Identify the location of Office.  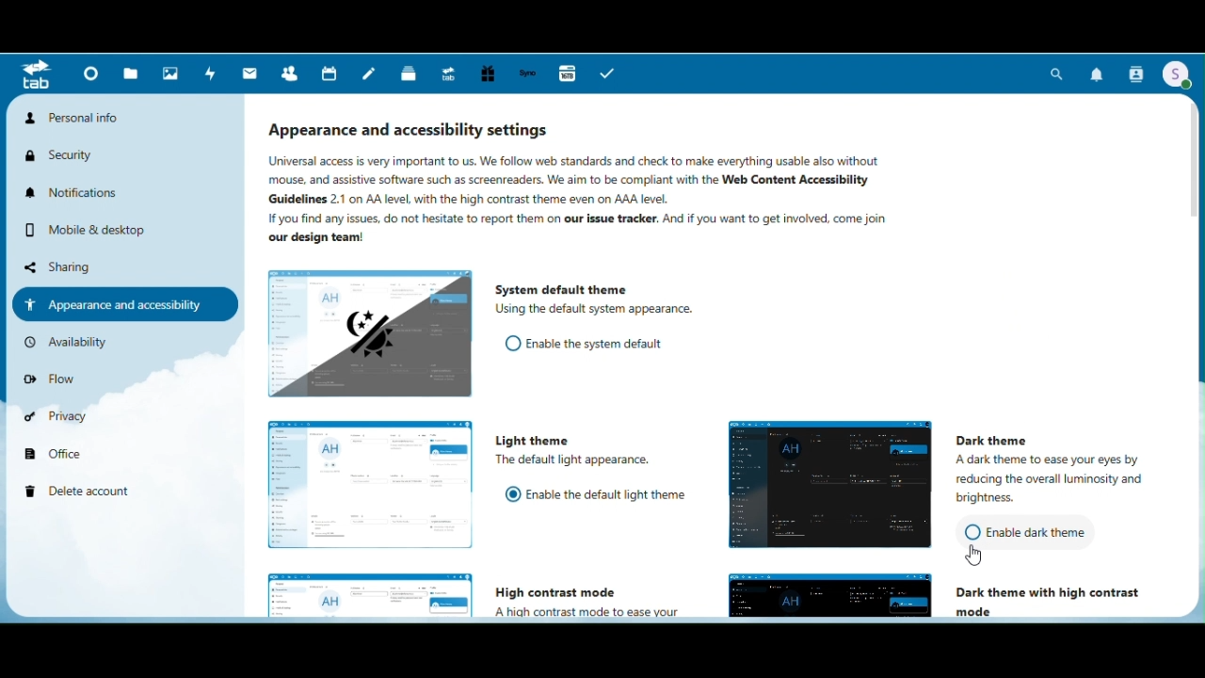
(77, 453).